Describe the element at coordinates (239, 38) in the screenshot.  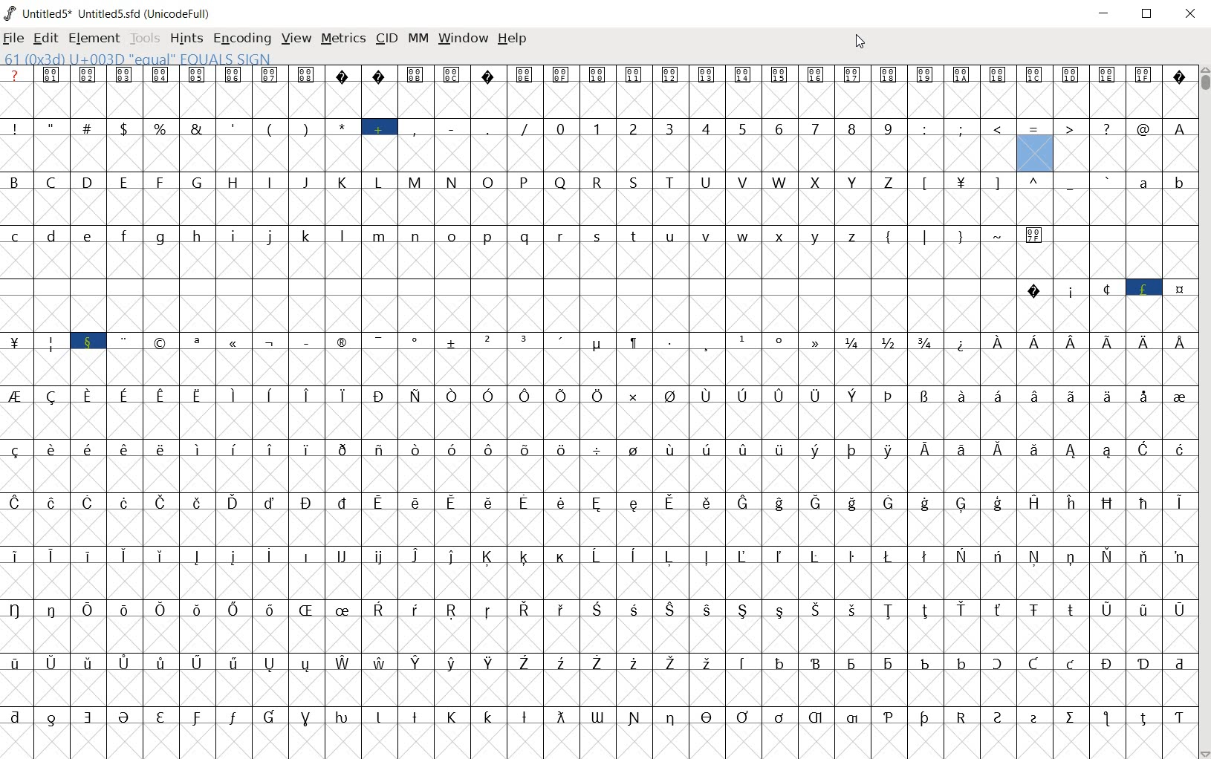
I see `encoding` at that location.